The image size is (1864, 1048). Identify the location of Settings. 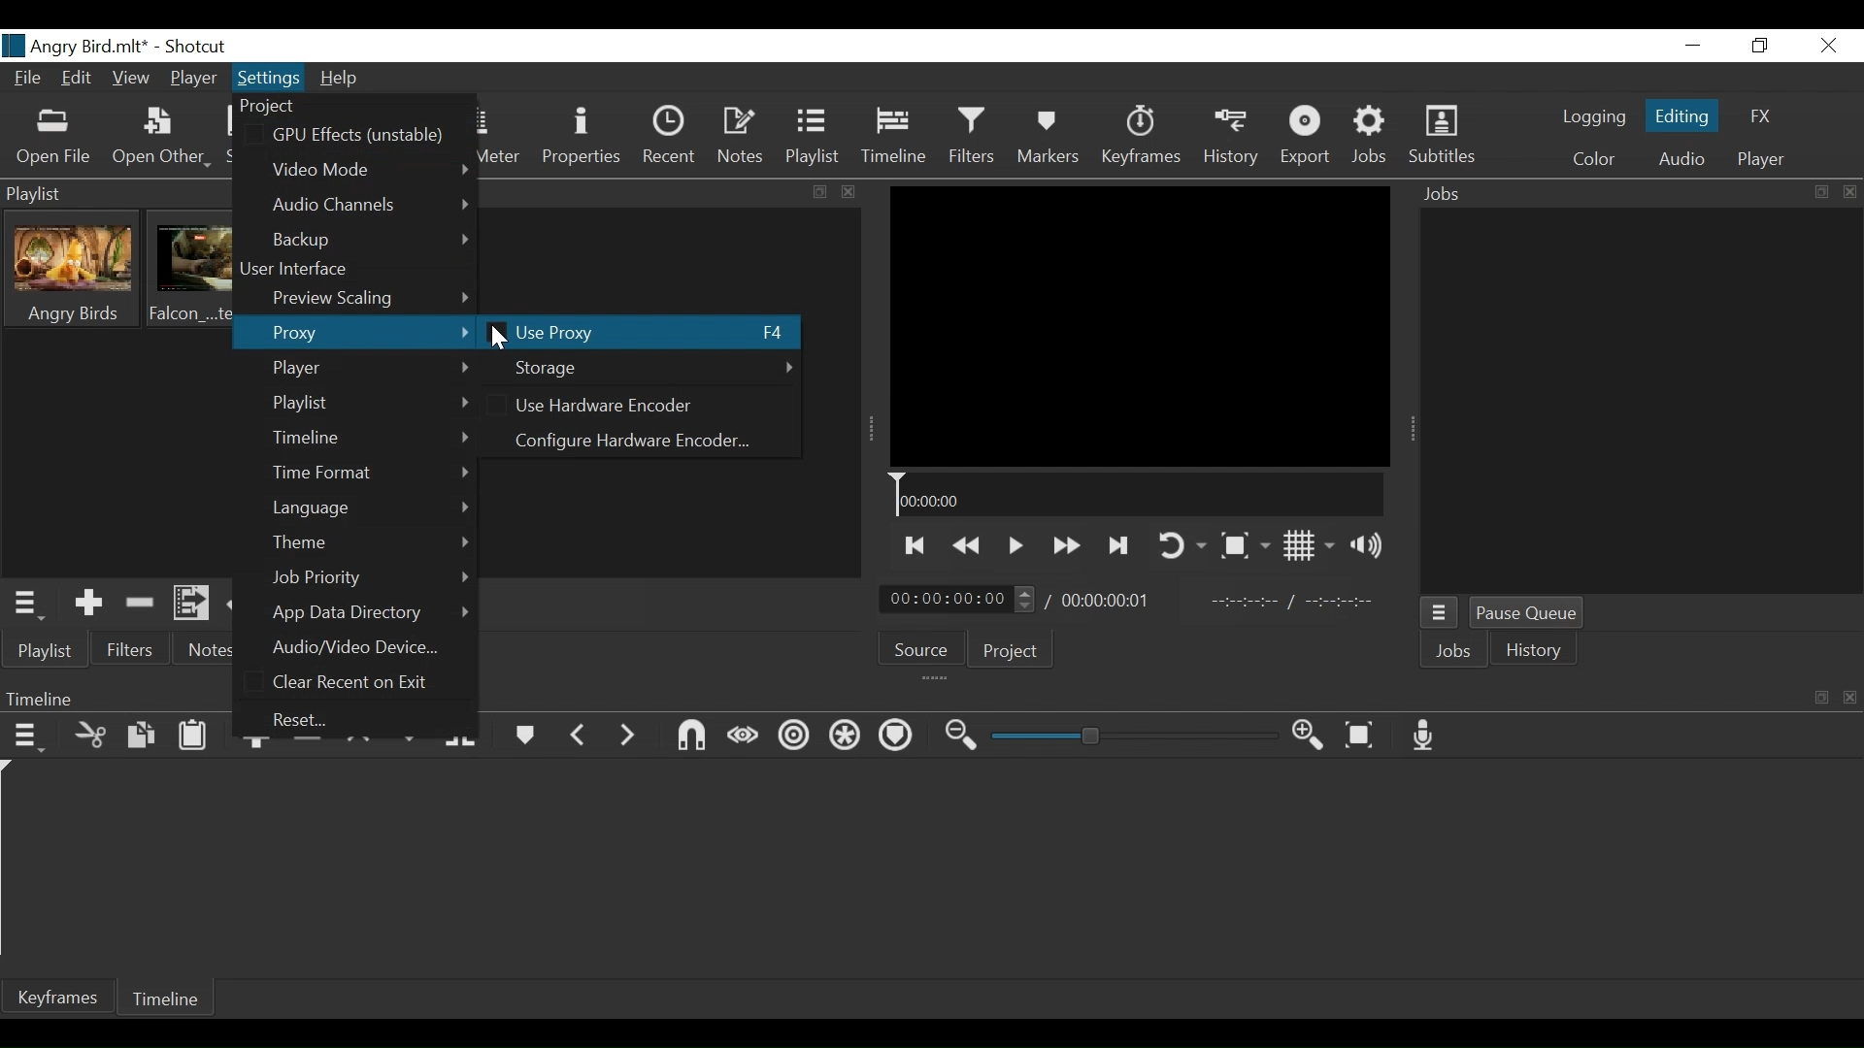
(269, 81).